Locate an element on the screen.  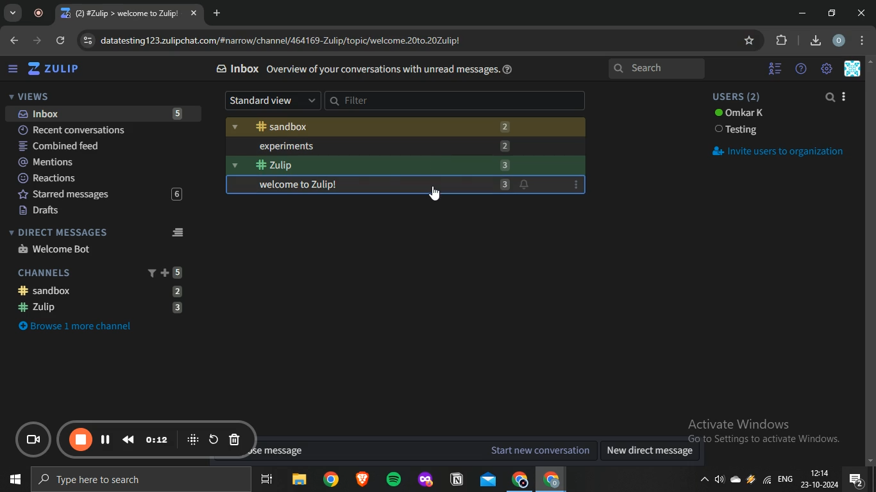
welcome to zulip! is located at coordinates (375, 186).